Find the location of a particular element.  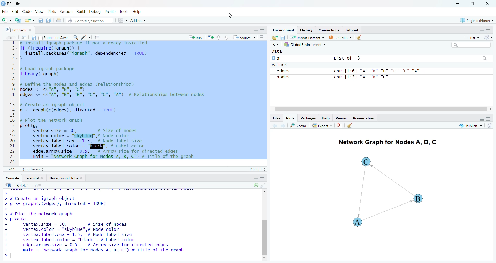

Go to file/function is located at coordinates (87, 21).